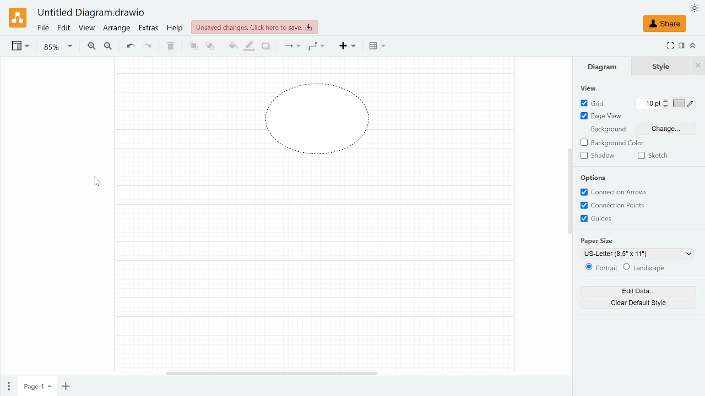  Describe the element at coordinates (683, 104) in the screenshot. I see `Grid color` at that location.